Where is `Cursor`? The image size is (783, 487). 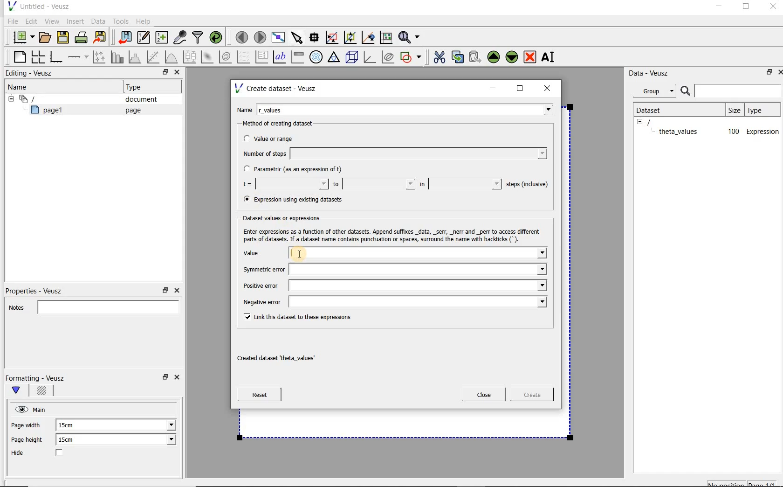 Cursor is located at coordinates (311, 252).